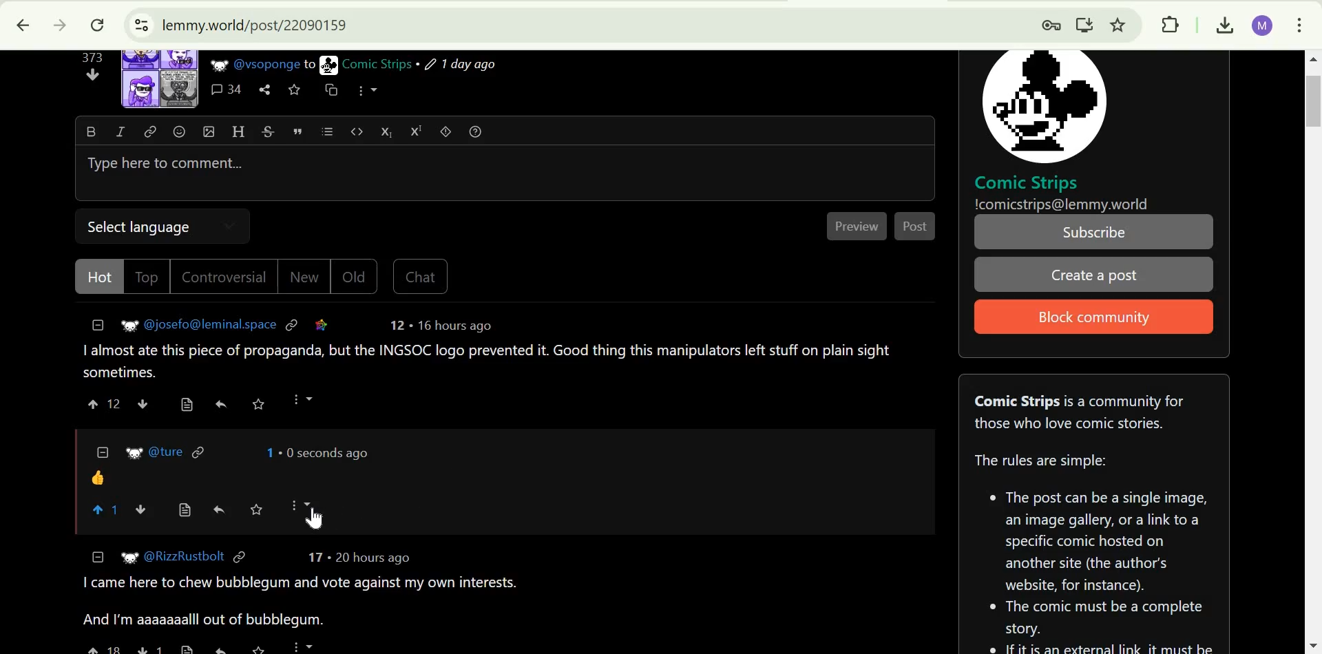  I want to click on 12 points, so click(115, 404).